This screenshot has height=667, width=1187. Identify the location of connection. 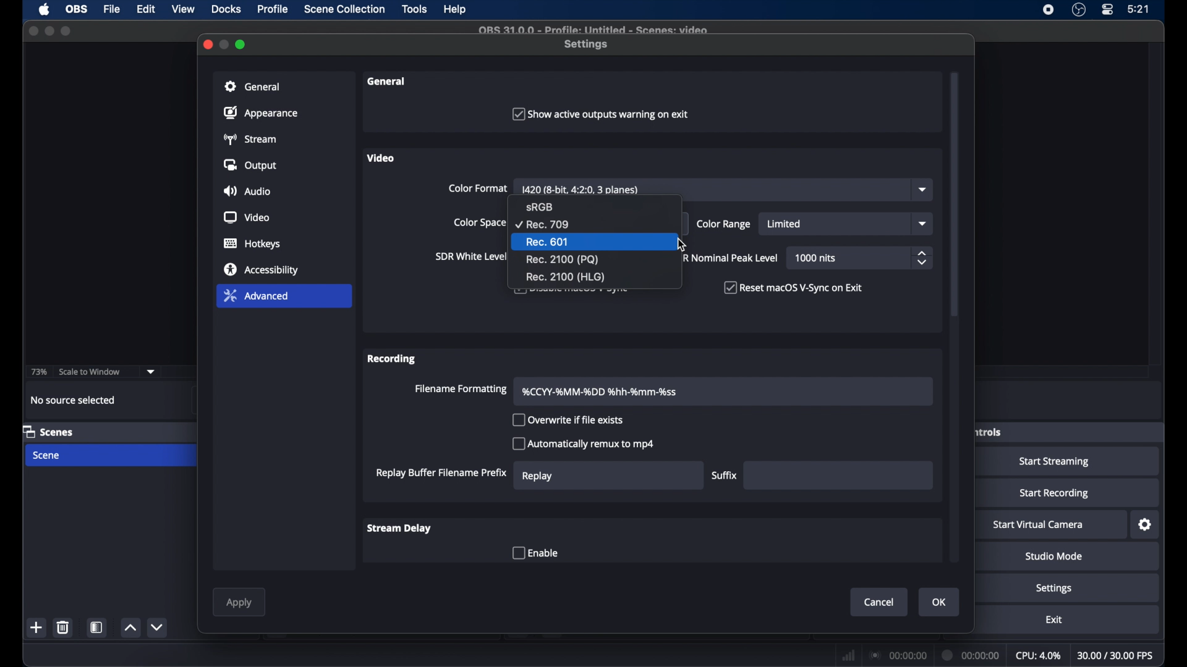
(898, 655).